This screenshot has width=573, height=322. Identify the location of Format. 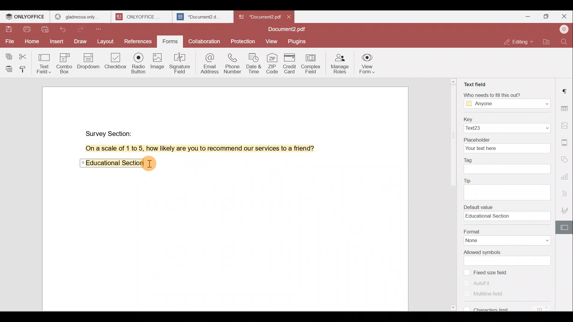
(505, 236).